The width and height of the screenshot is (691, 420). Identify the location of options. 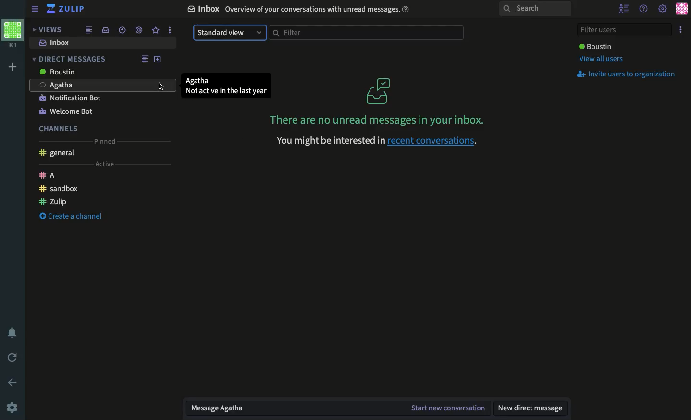
(171, 28).